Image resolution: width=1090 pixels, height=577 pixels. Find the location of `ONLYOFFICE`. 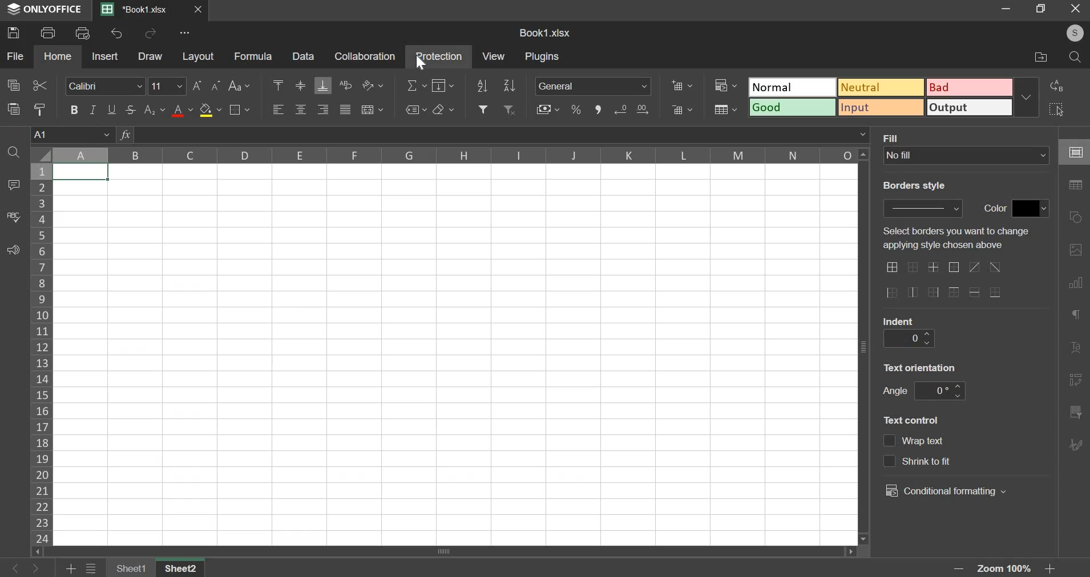

ONLYOFFICE is located at coordinates (43, 10).